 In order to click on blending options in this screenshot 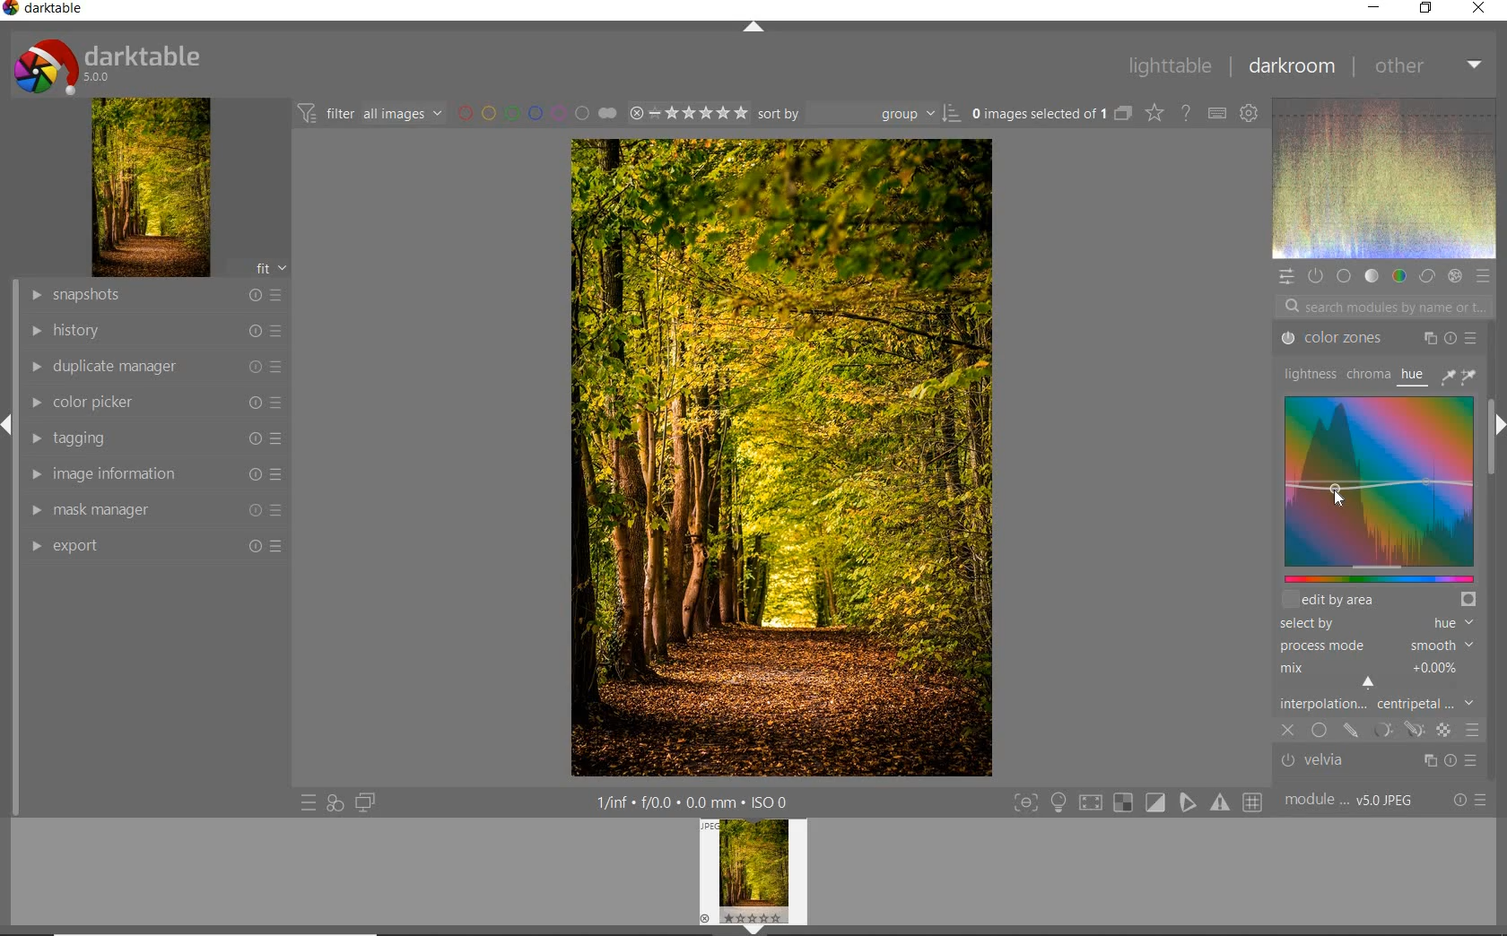, I will do `click(1472, 731)`.